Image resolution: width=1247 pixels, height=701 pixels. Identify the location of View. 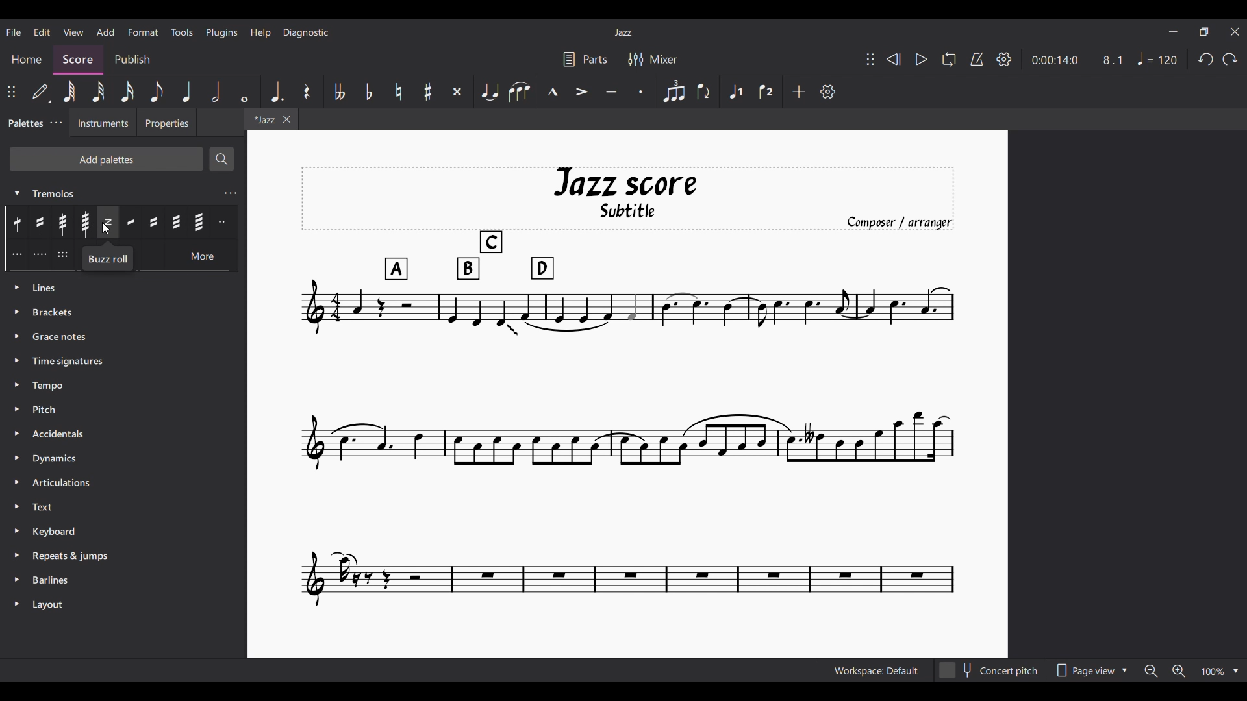
(73, 32).